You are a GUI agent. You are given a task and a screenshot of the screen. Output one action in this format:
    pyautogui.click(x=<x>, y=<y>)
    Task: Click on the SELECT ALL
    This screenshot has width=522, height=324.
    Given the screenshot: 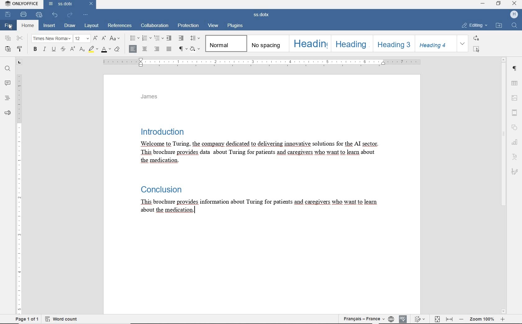 What is the action you would take?
    pyautogui.click(x=476, y=49)
    